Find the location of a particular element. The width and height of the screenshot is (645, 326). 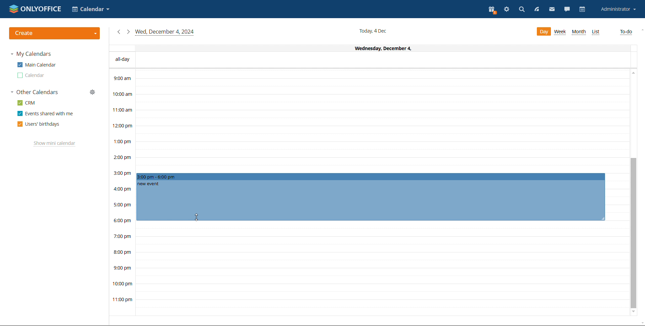

feed is located at coordinates (536, 9).